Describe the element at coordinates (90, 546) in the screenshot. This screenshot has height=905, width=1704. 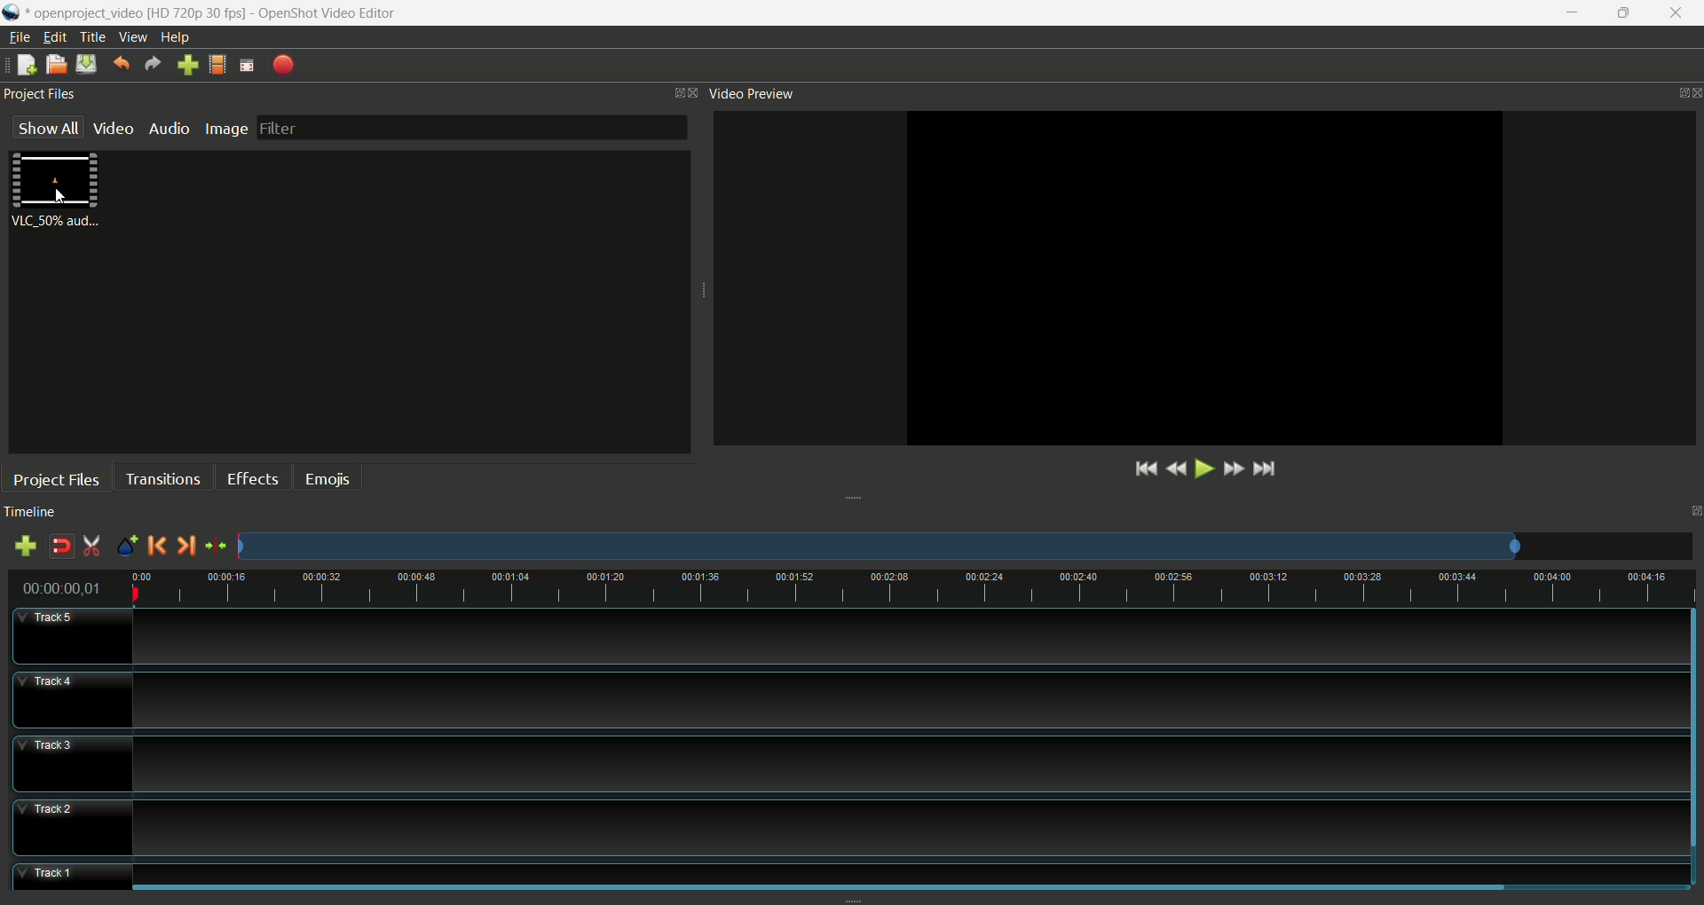
I see `enable razor` at that location.